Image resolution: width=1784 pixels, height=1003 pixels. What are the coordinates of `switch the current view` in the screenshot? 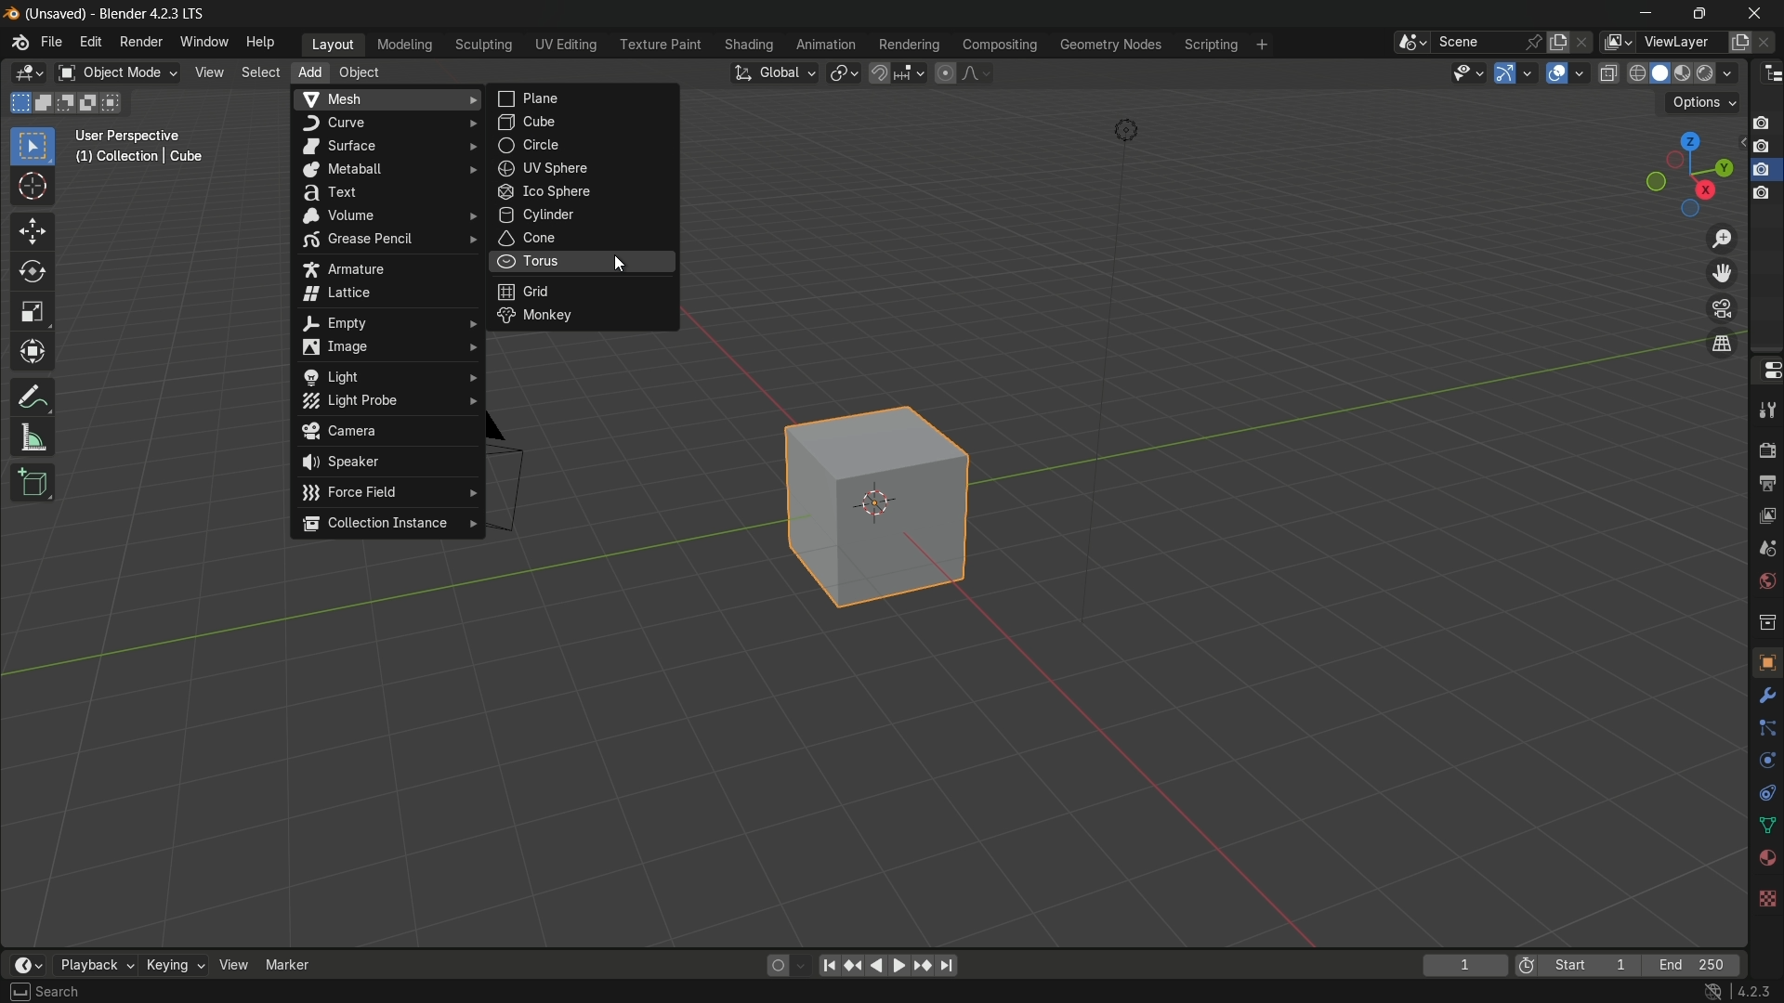 It's located at (1720, 343).